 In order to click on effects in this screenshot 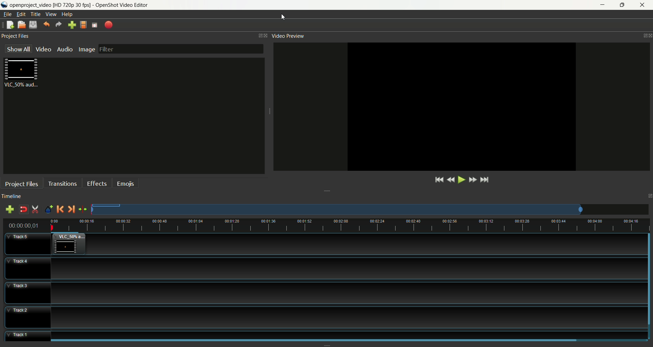, I will do `click(95, 183)`.